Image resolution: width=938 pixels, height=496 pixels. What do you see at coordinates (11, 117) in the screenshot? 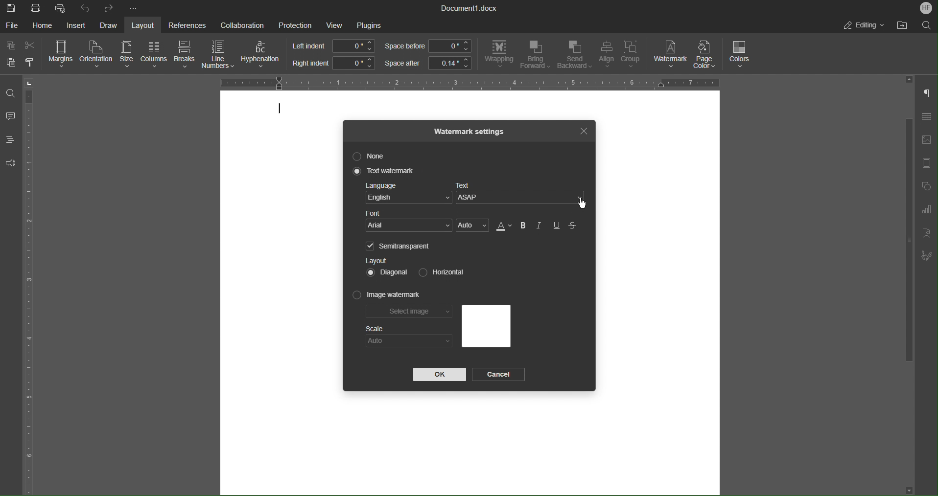
I see `Comment` at bounding box center [11, 117].